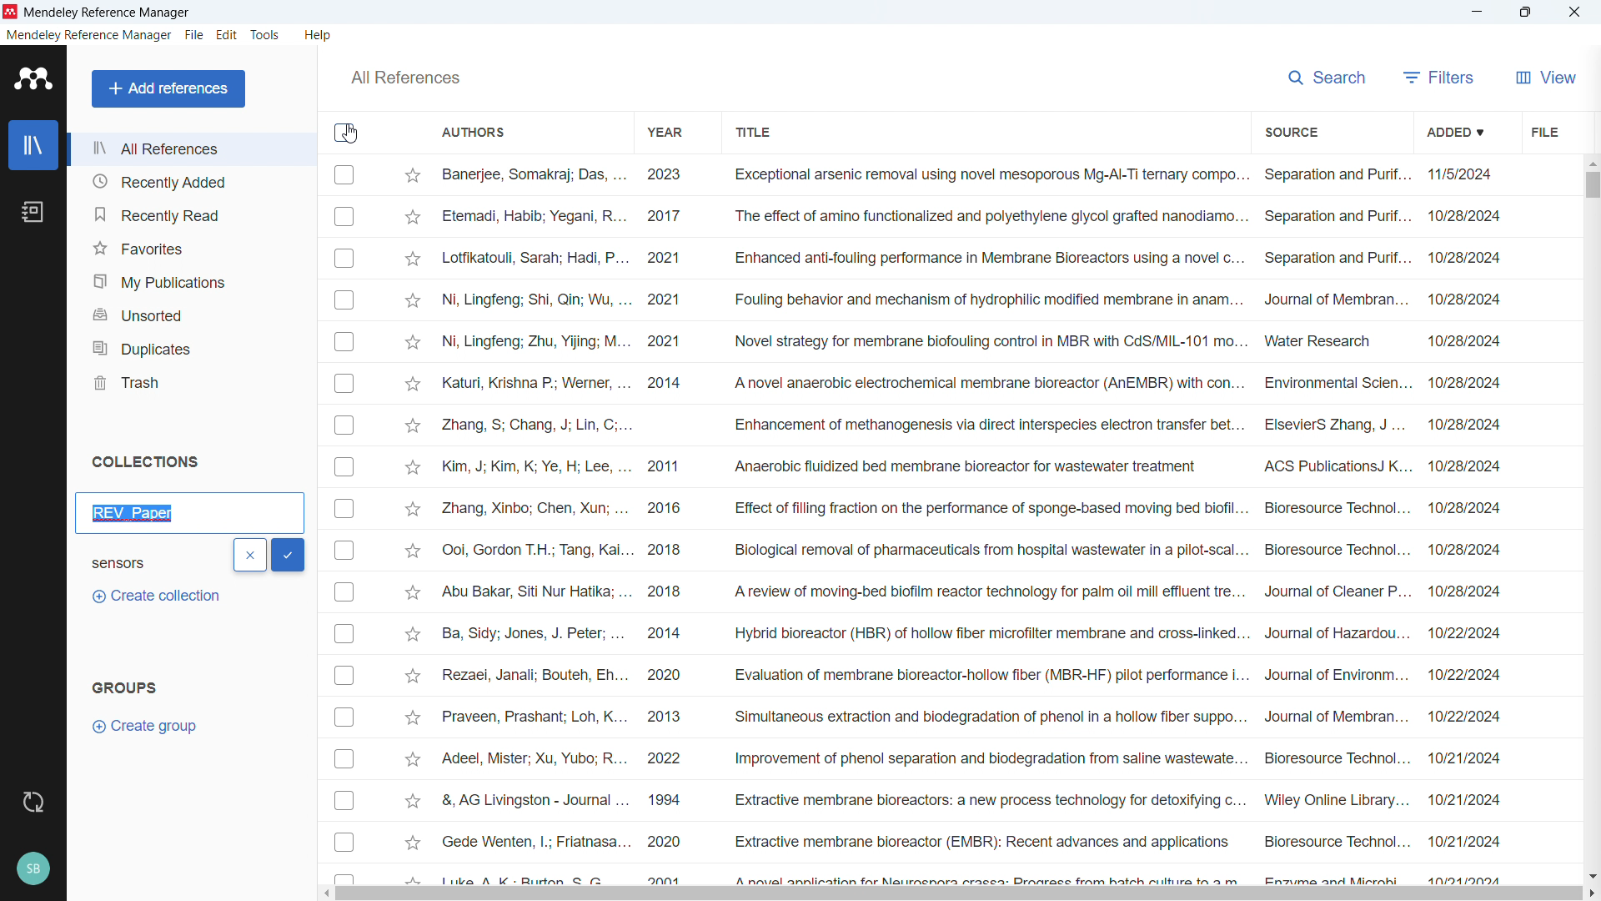 The width and height of the screenshot is (1601, 901). Describe the element at coordinates (344, 467) in the screenshot. I see `Select respective publication` at that location.